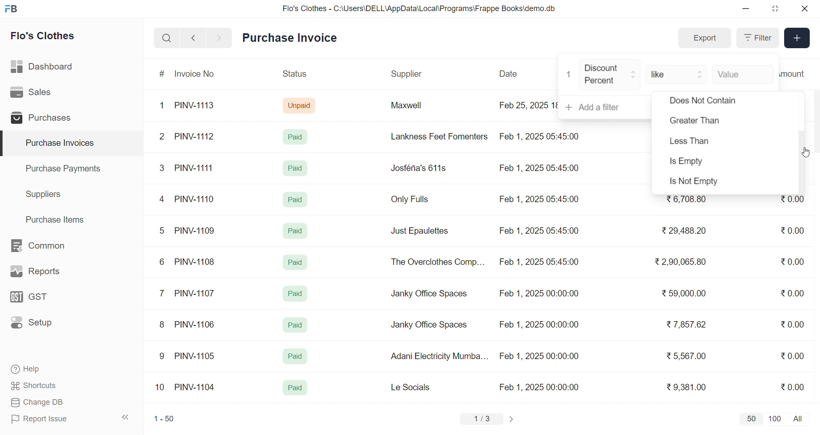 The height and width of the screenshot is (435, 820). What do you see at coordinates (44, 299) in the screenshot?
I see `GST` at bounding box center [44, 299].